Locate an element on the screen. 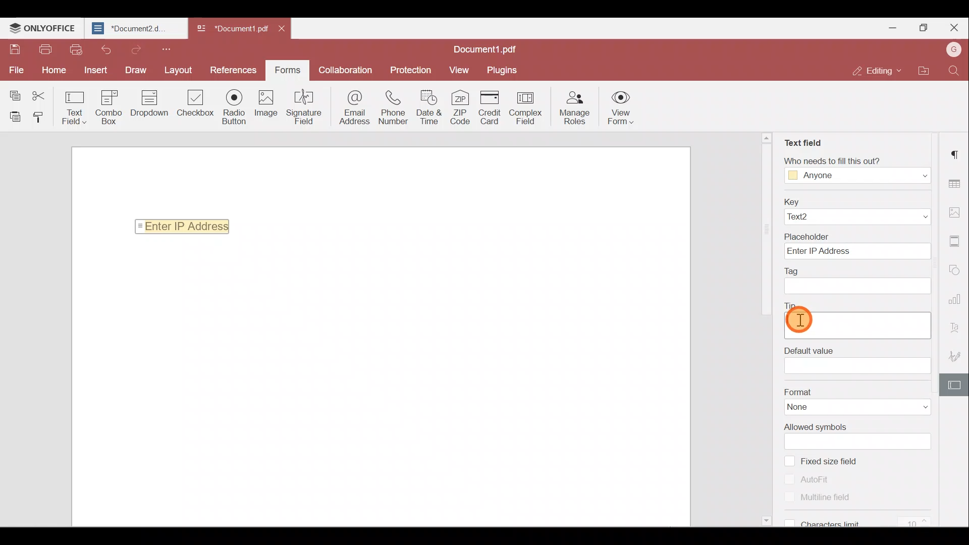  Document1. pdf is located at coordinates (230, 28).